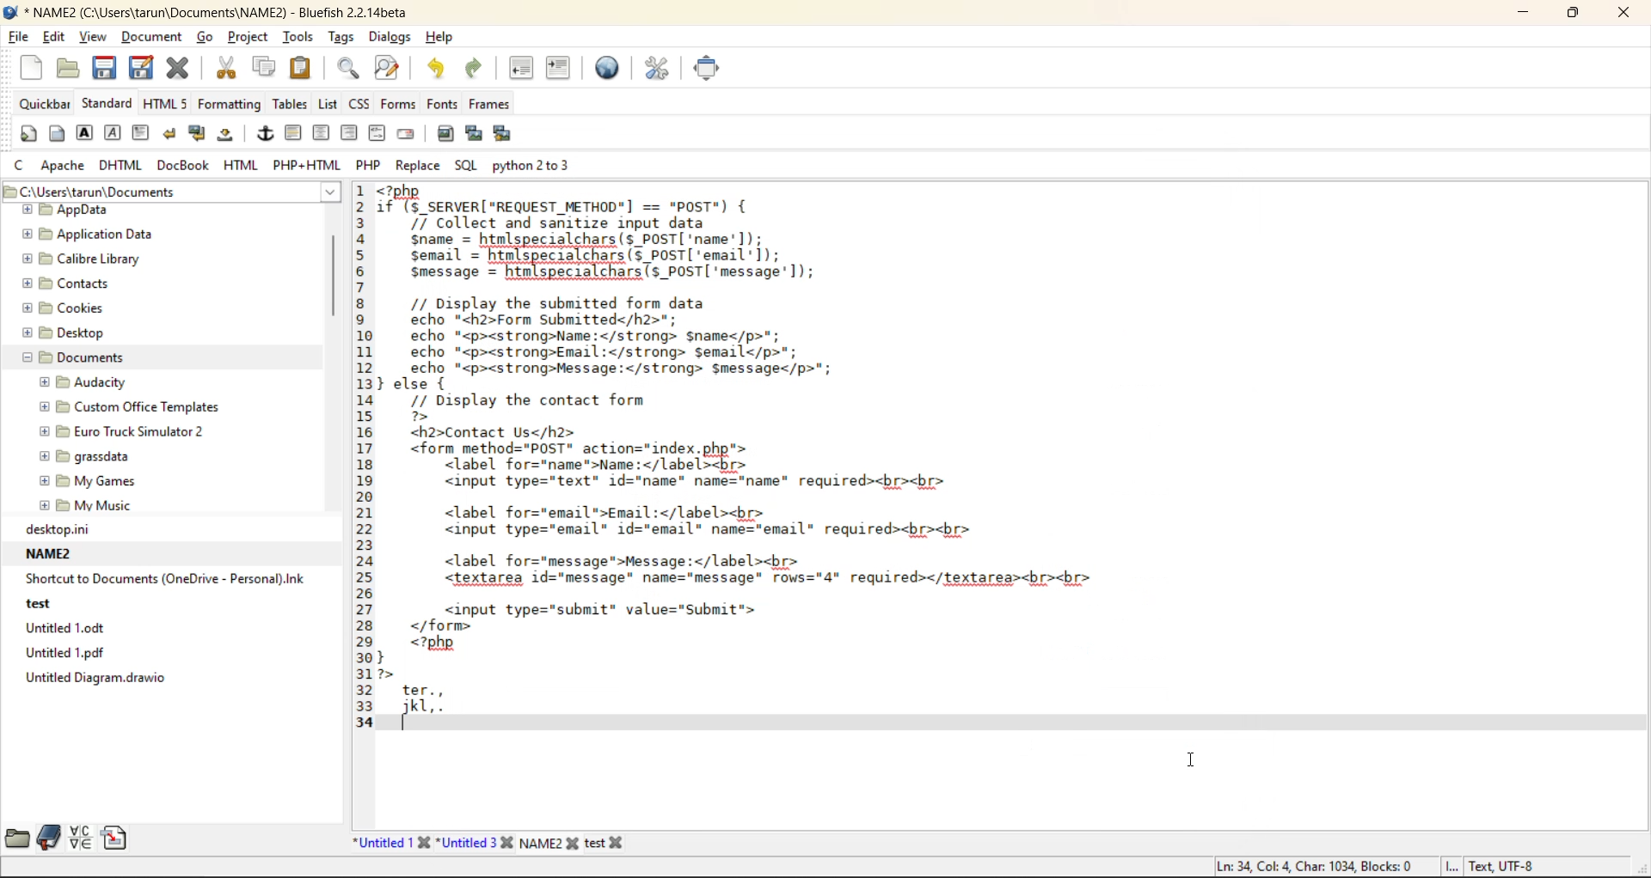  Describe the element at coordinates (299, 37) in the screenshot. I see `tools` at that location.